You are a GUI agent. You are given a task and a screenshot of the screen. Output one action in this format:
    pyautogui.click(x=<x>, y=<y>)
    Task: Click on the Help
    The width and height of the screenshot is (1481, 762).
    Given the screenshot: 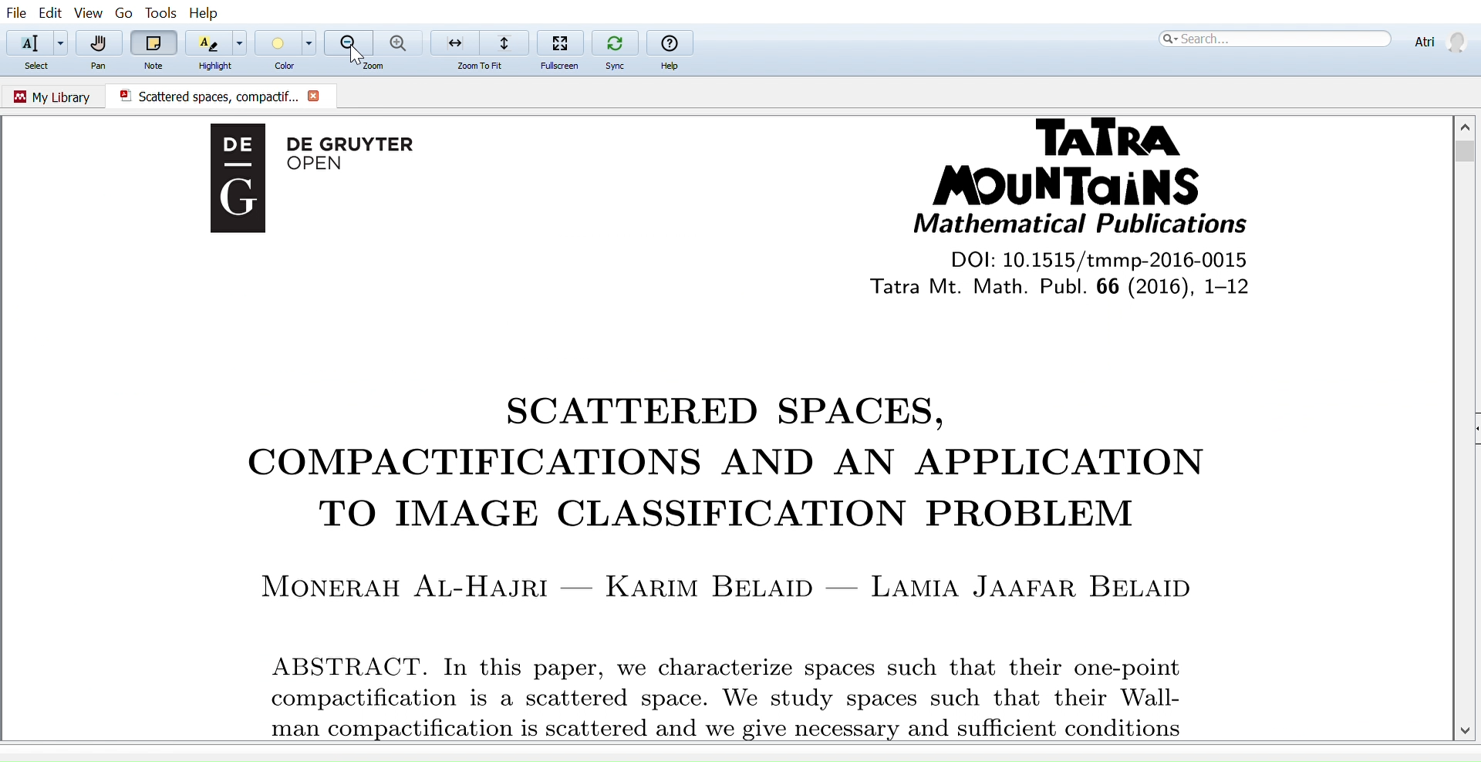 What is the action you would take?
    pyautogui.click(x=207, y=13)
    